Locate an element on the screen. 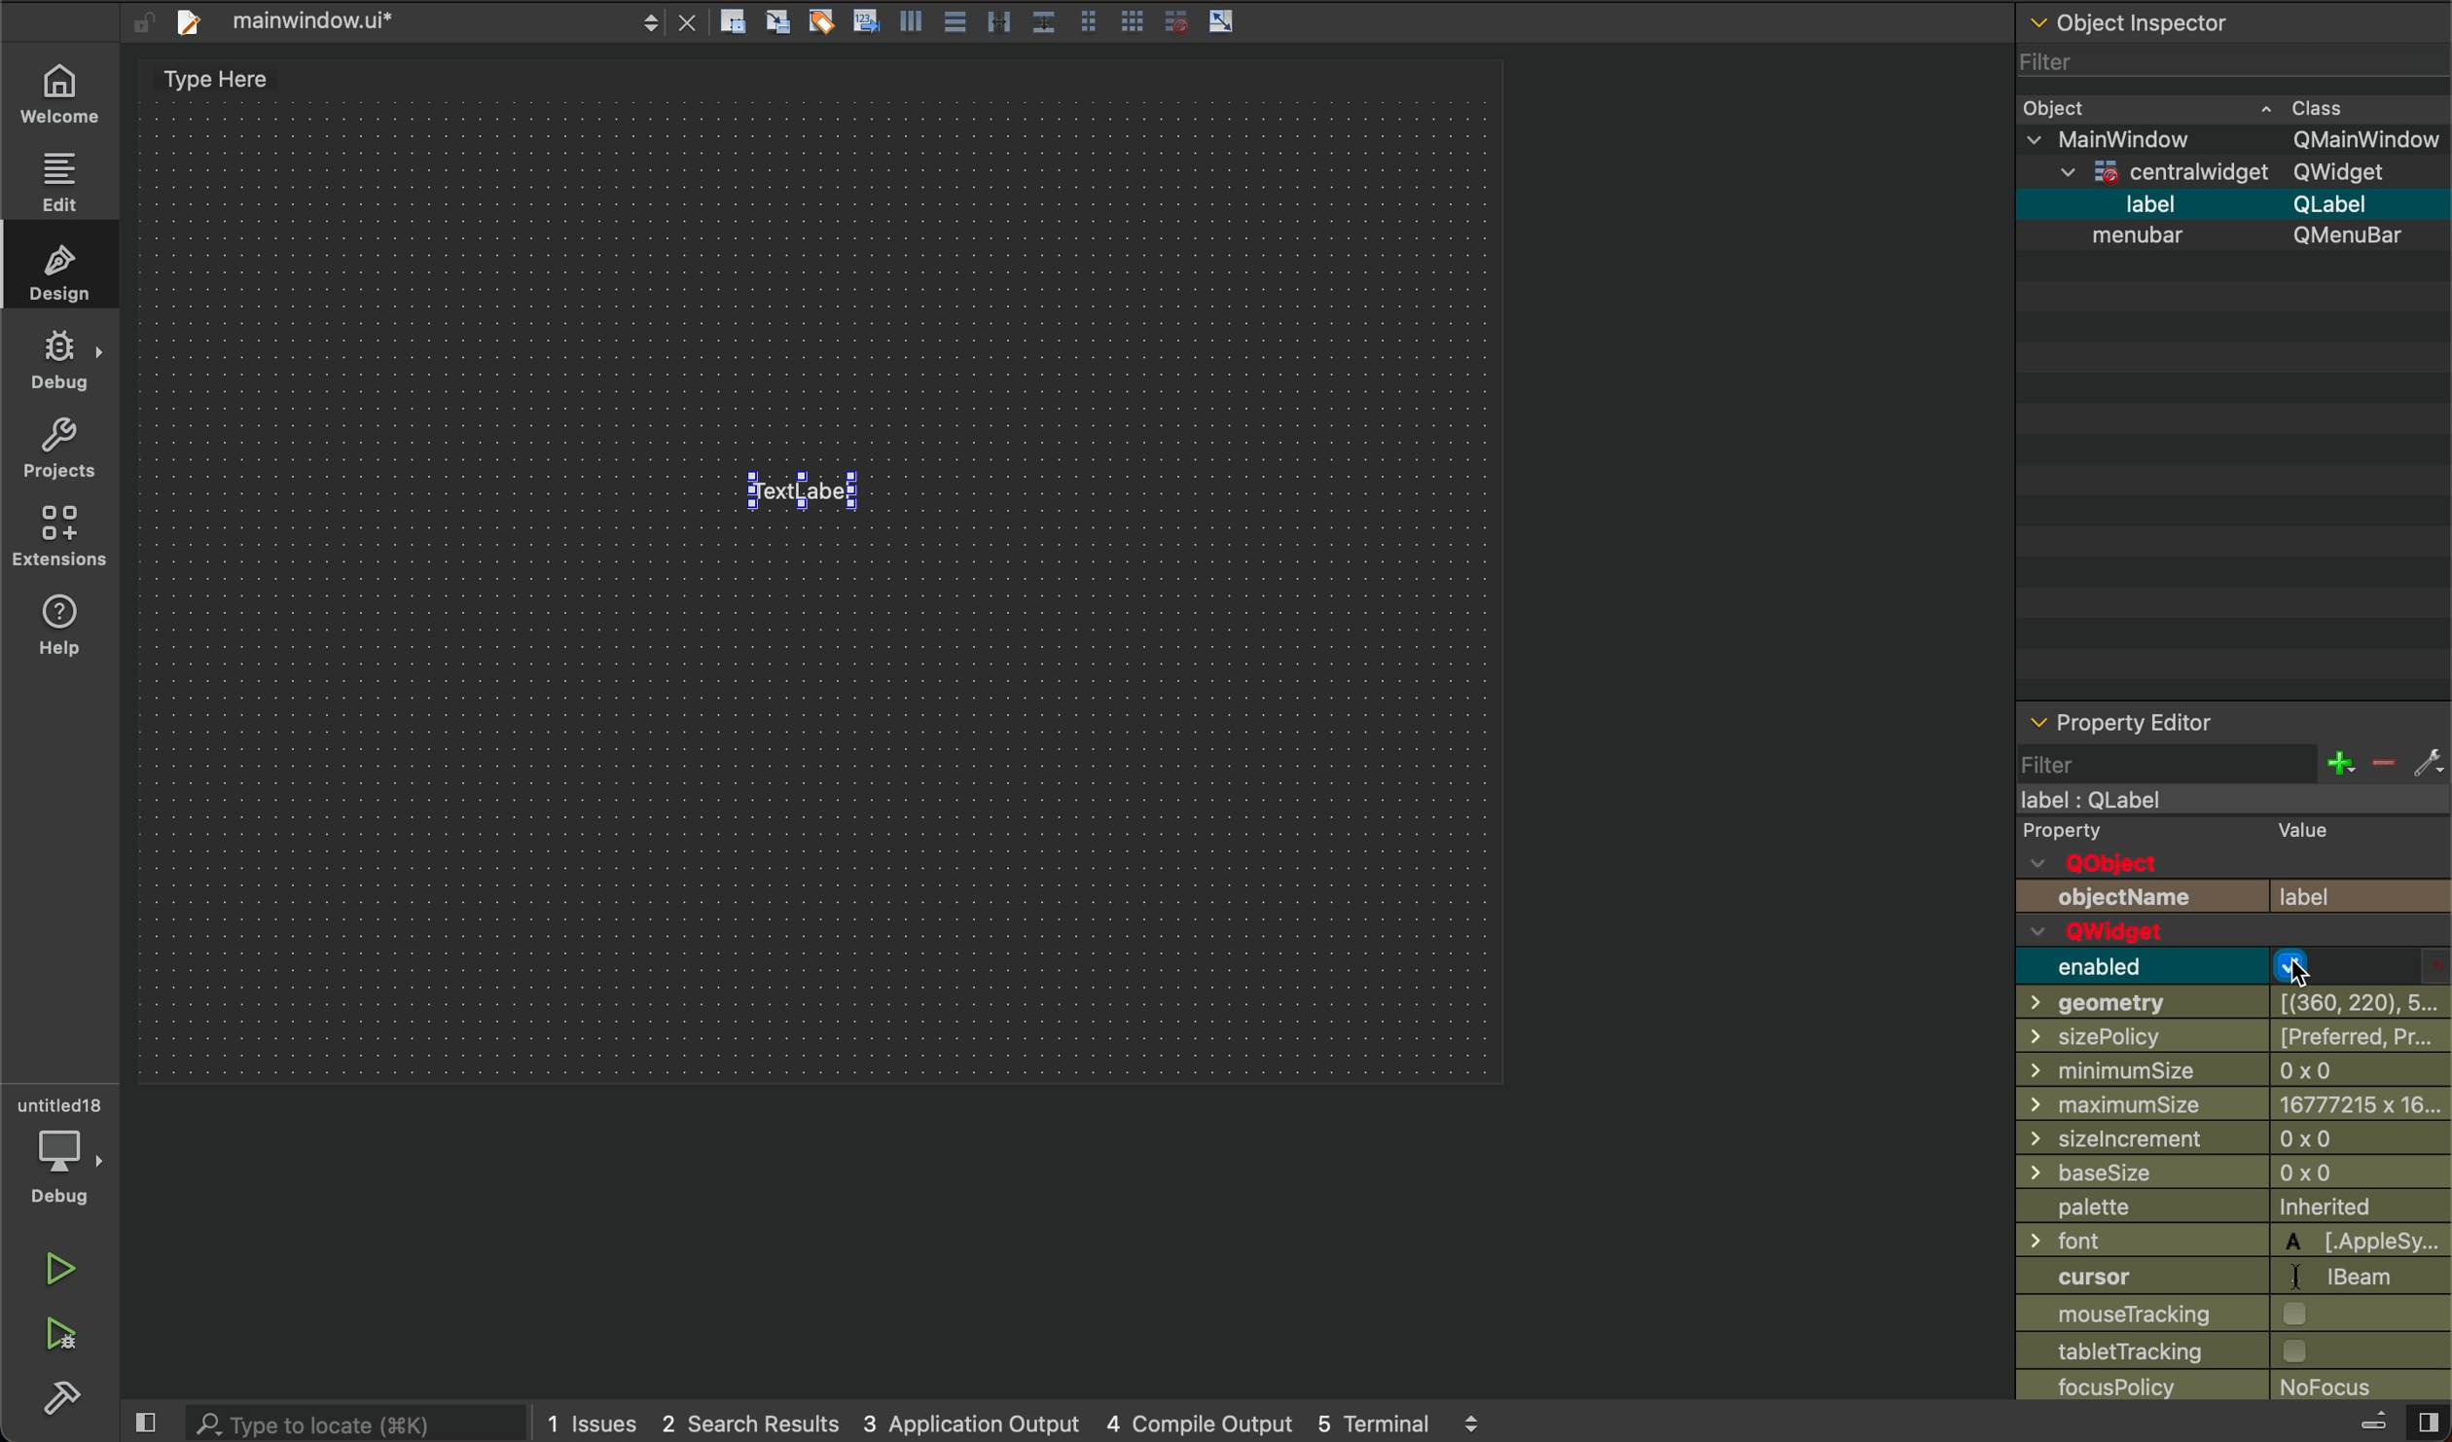 The height and width of the screenshot is (1442, 2452). [(360, 220), 5... is located at coordinates (2354, 1002).